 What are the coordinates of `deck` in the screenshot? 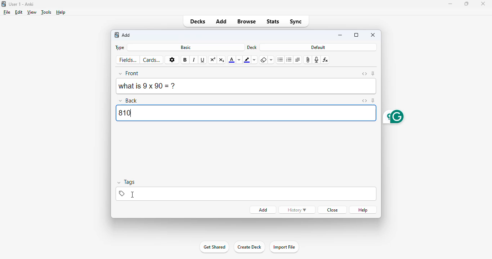 It's located at (252, 47).